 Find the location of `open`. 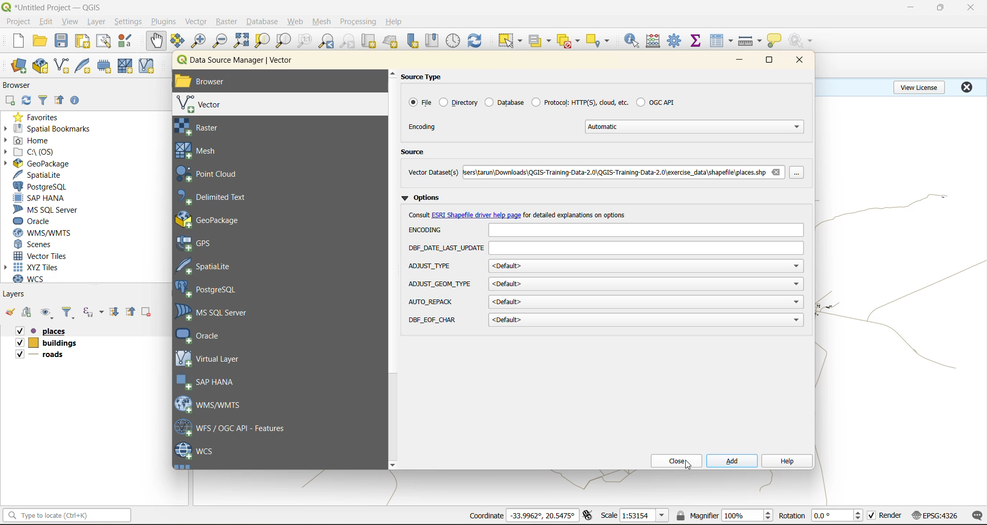

open is located at coordinates (40, 41).